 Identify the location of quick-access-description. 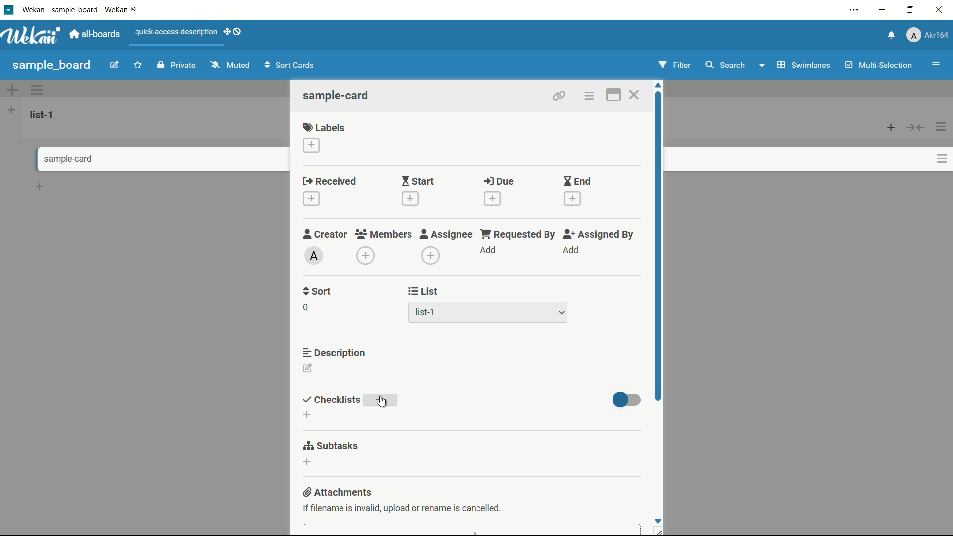
(177, 32).